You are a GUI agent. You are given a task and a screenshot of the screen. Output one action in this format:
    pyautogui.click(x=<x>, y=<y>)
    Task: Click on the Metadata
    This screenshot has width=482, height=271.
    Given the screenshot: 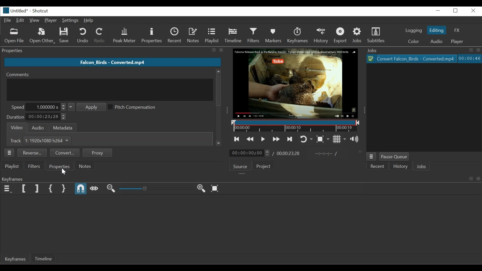 What is the action you would take?
    pyautogui.click(x=62, y=127)
    